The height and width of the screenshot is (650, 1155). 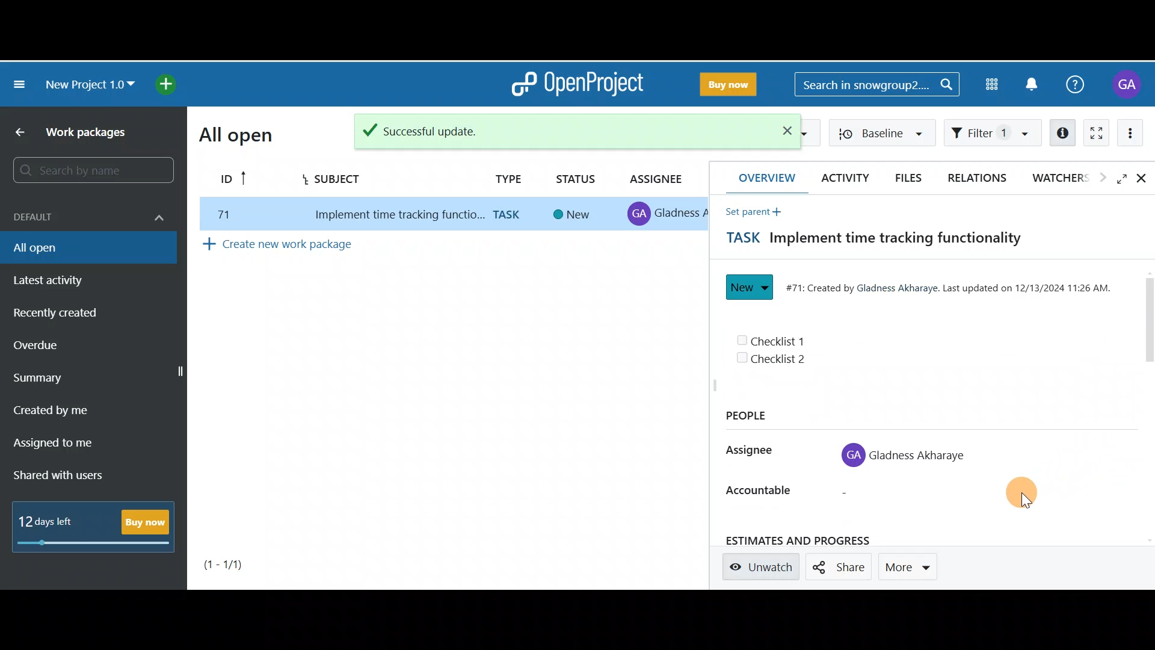 What do you see at coordinates (577, 176) in the screenshot?
I see `Status` at bounding box center [577, 176].